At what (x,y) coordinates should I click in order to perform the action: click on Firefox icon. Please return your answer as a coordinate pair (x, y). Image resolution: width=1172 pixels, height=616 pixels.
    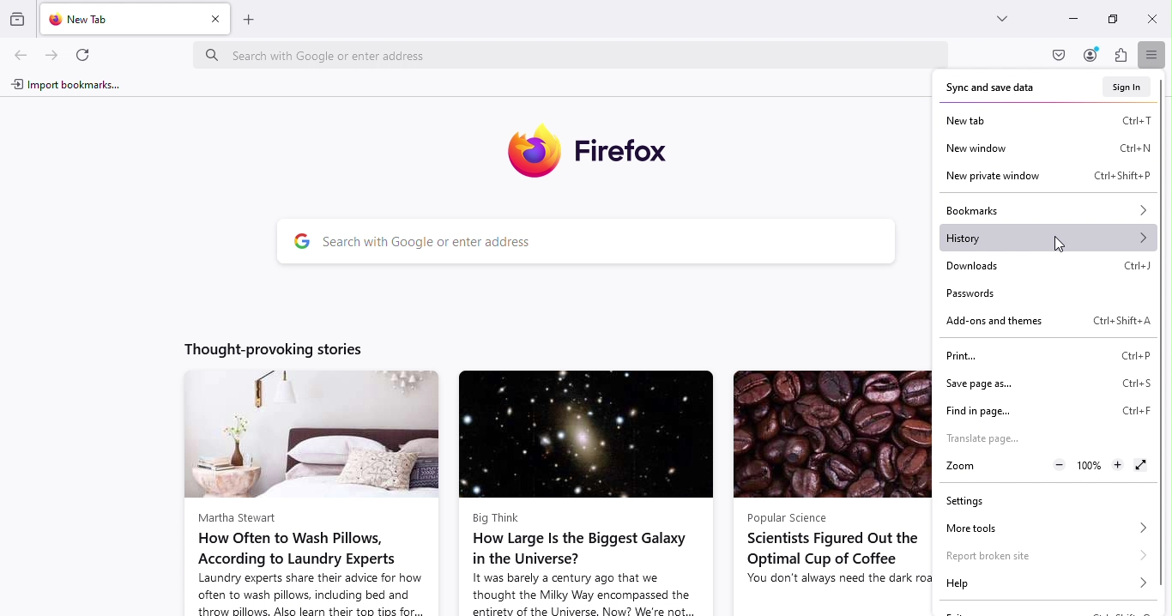
    Looking at the image, I should click on (593, 152).